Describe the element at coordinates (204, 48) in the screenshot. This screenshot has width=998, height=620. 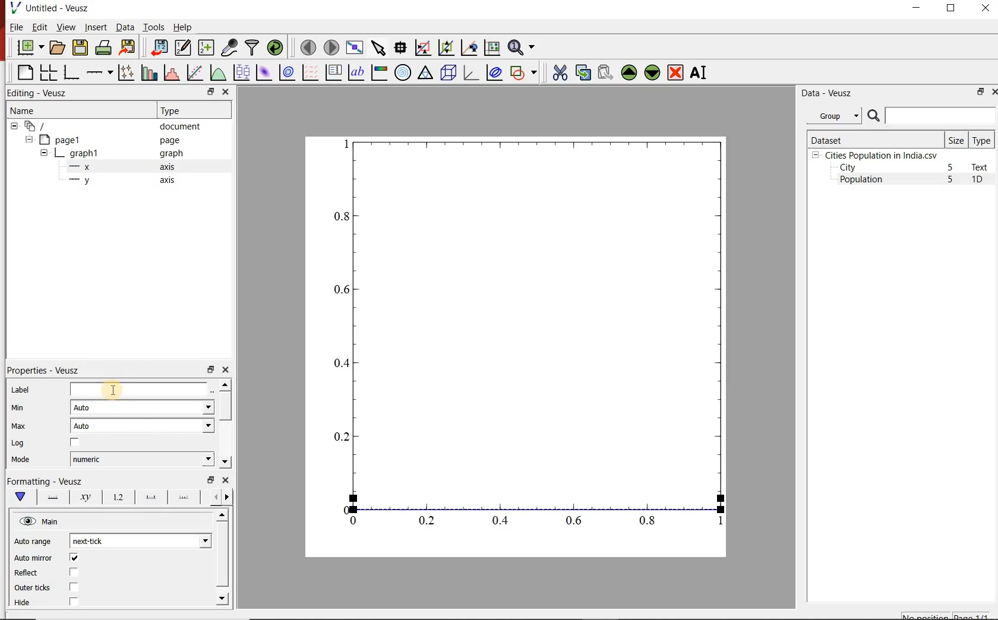
I see `create new datasets using available options` at that location.